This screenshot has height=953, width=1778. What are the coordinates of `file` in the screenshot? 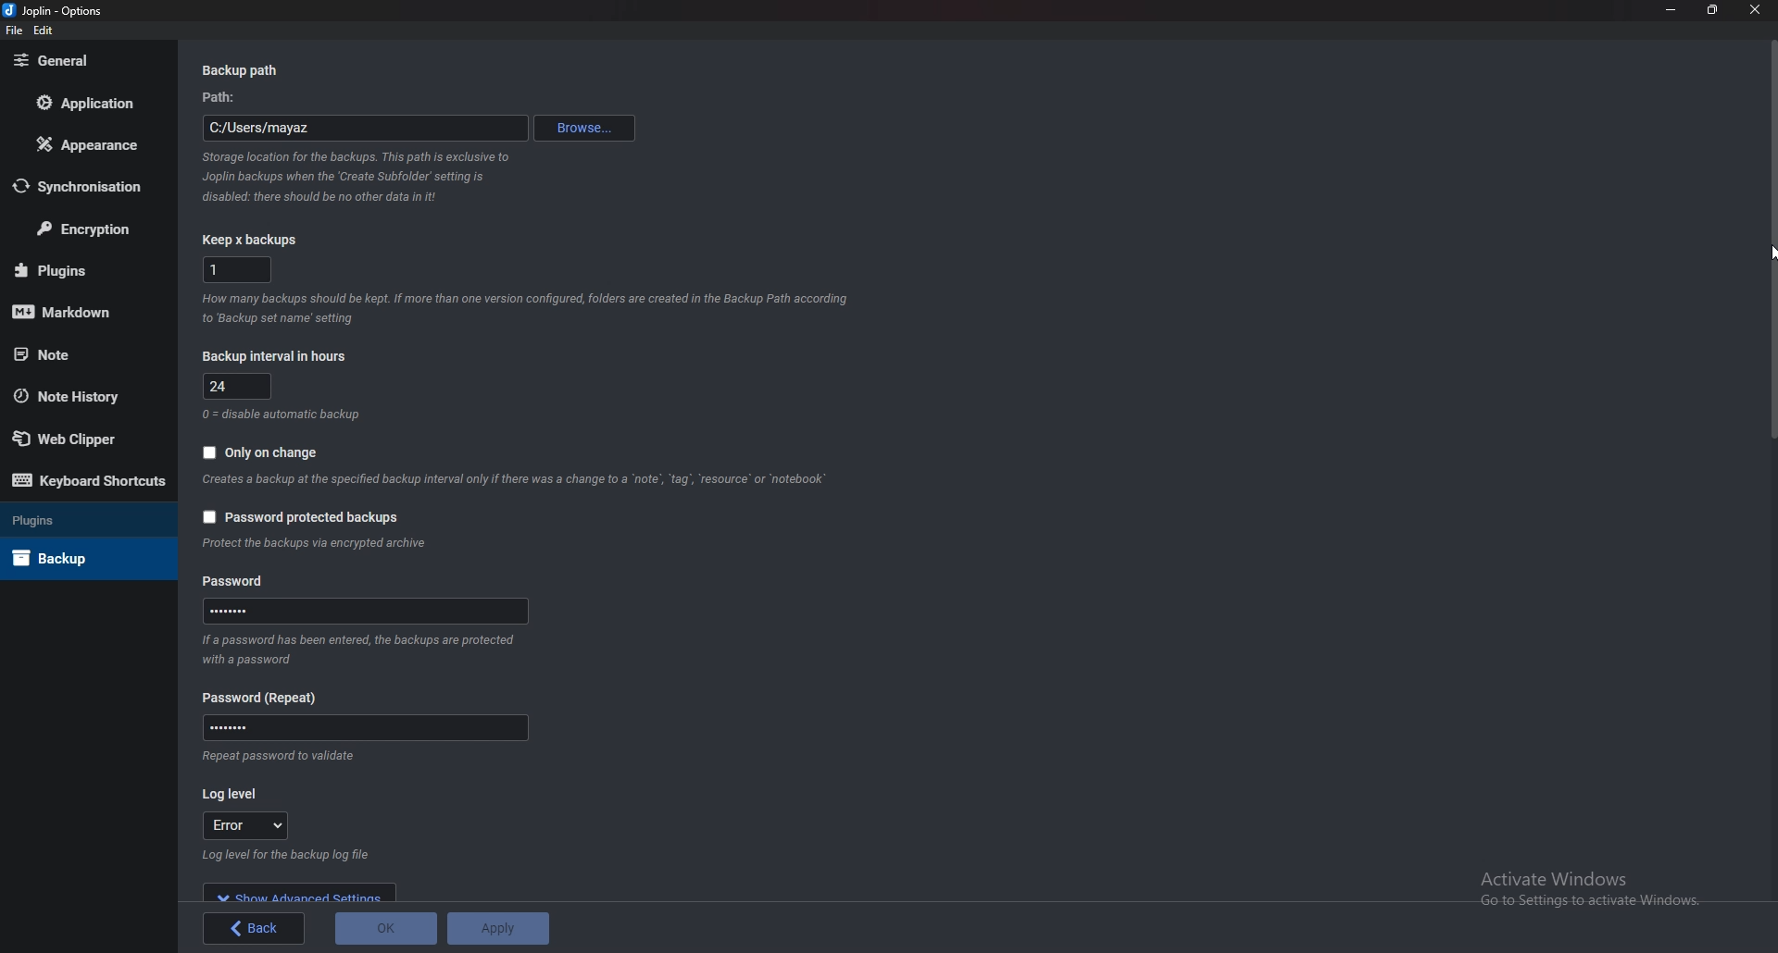 It's located at (15, 31).